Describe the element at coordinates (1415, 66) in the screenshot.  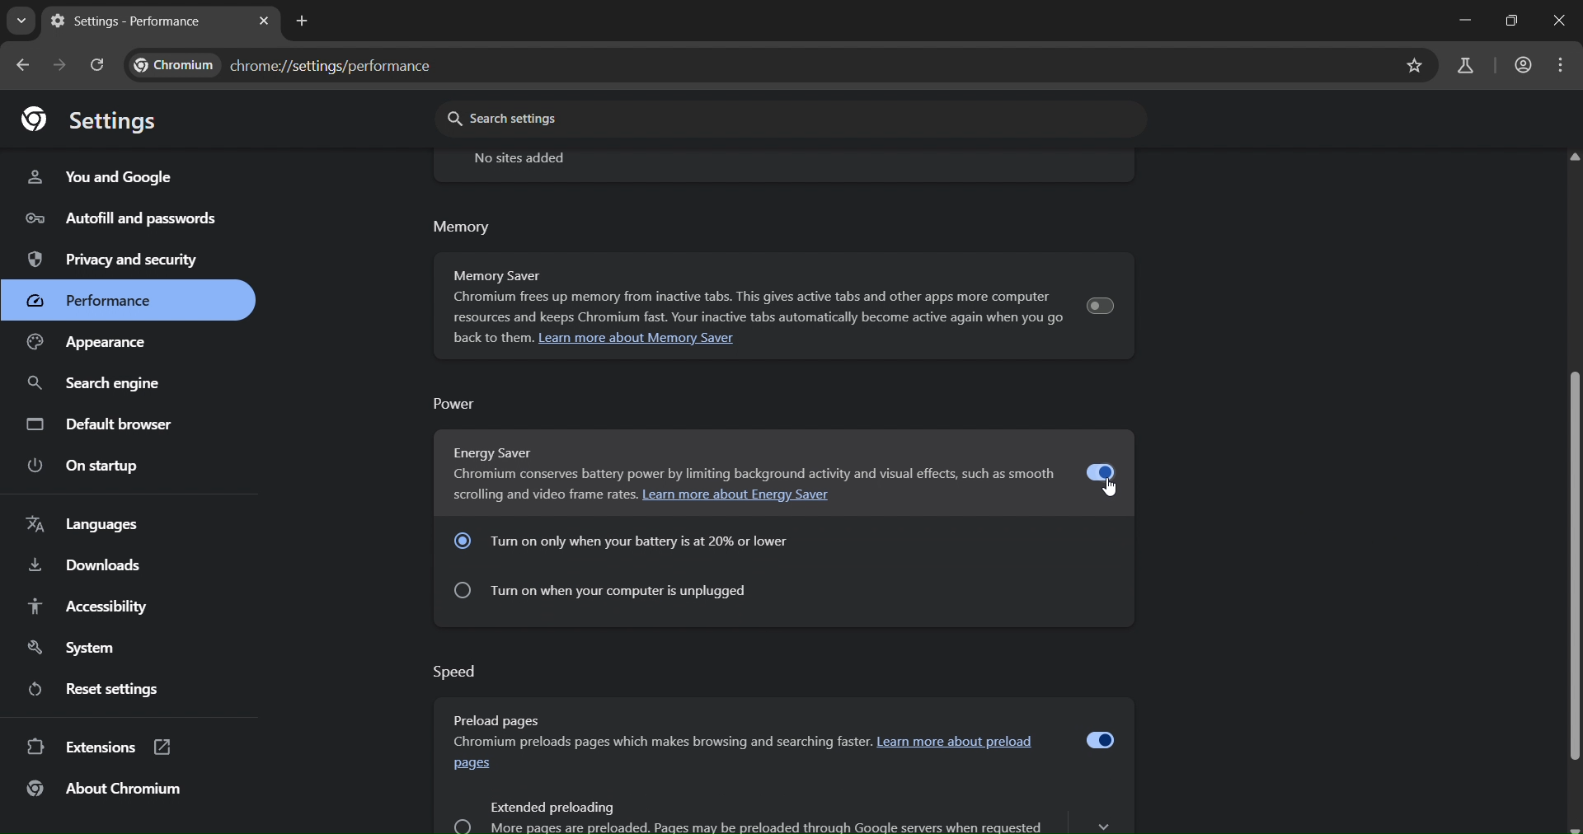
I see `bookmark` at that location.